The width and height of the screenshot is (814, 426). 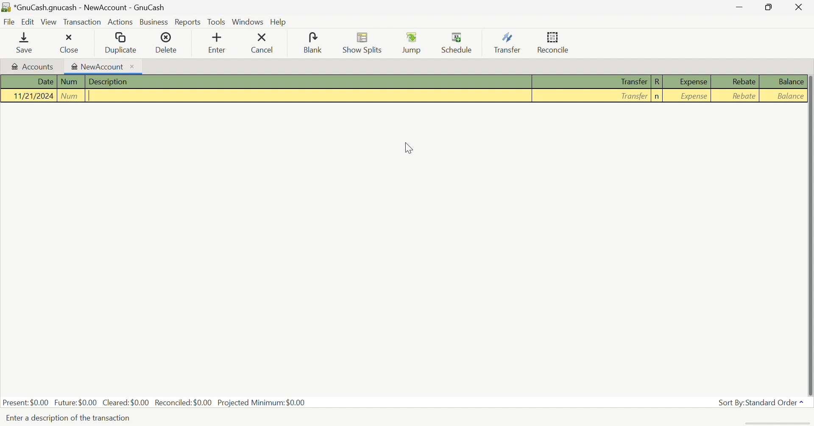 What do you see at coordinates (70, 96) in the screenshot?
I see `Num` at bounding box center [70, 96].